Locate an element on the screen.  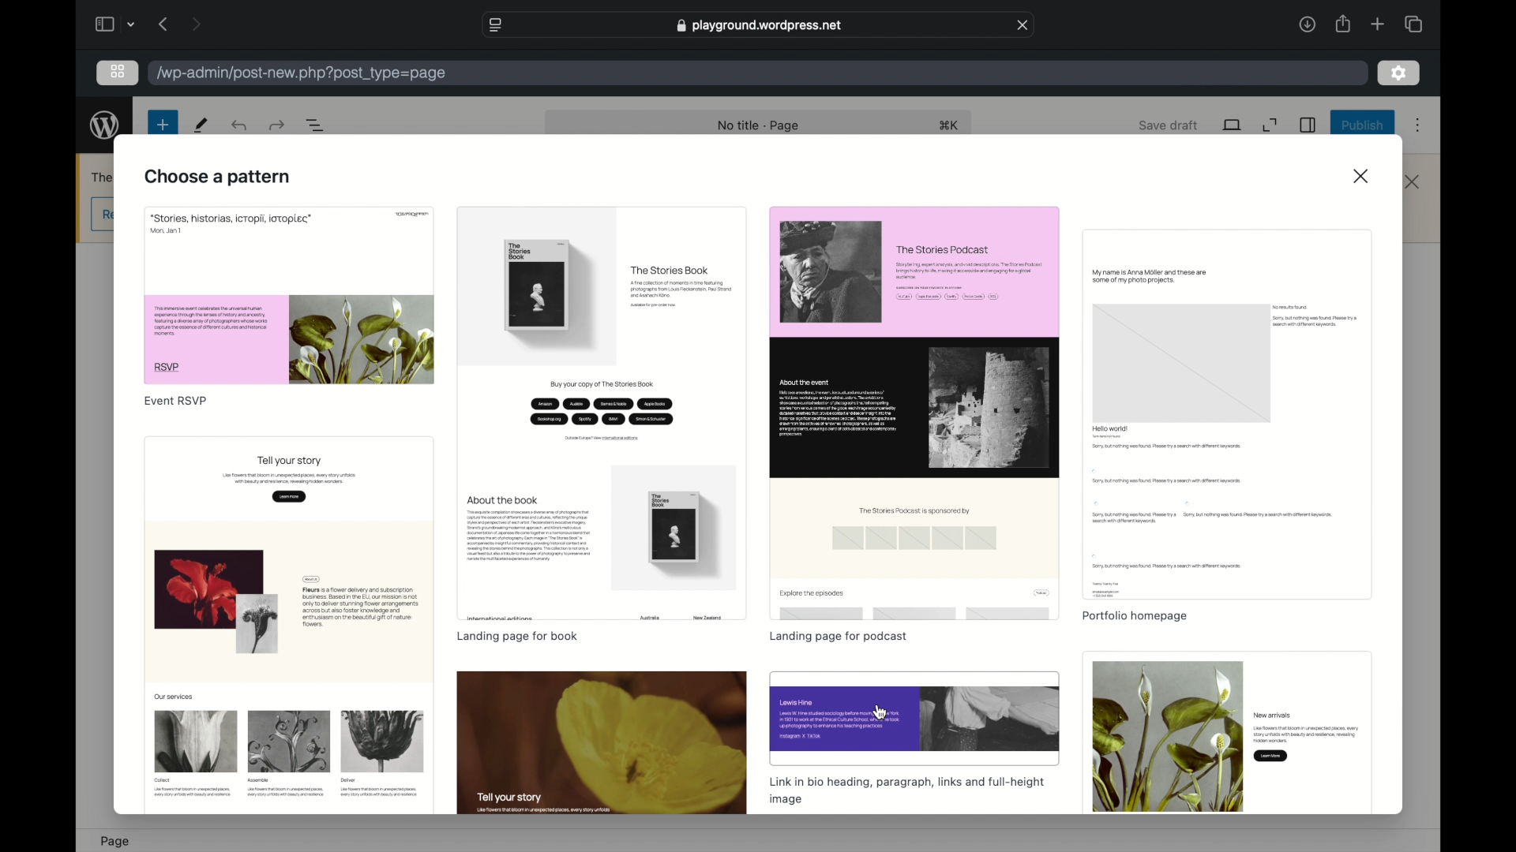
view is located at coordinates (1233, 125).